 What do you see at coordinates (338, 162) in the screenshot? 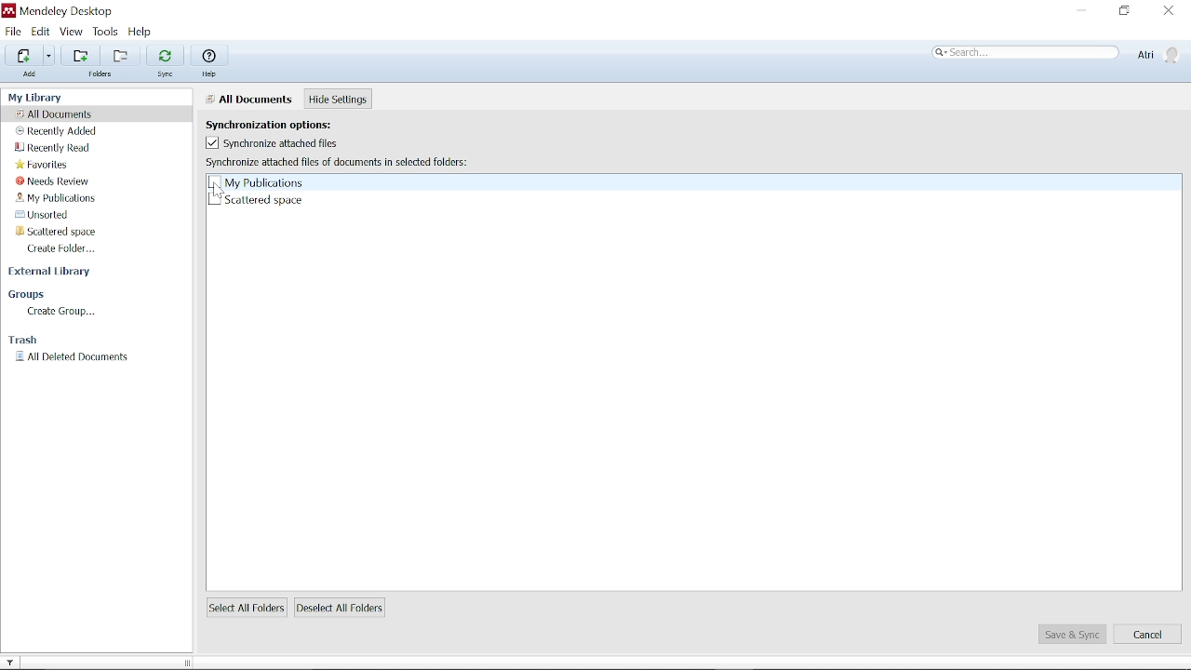
I see `‘synchronize attached files of documents in selected folders:` at bounding box center [338, 162].